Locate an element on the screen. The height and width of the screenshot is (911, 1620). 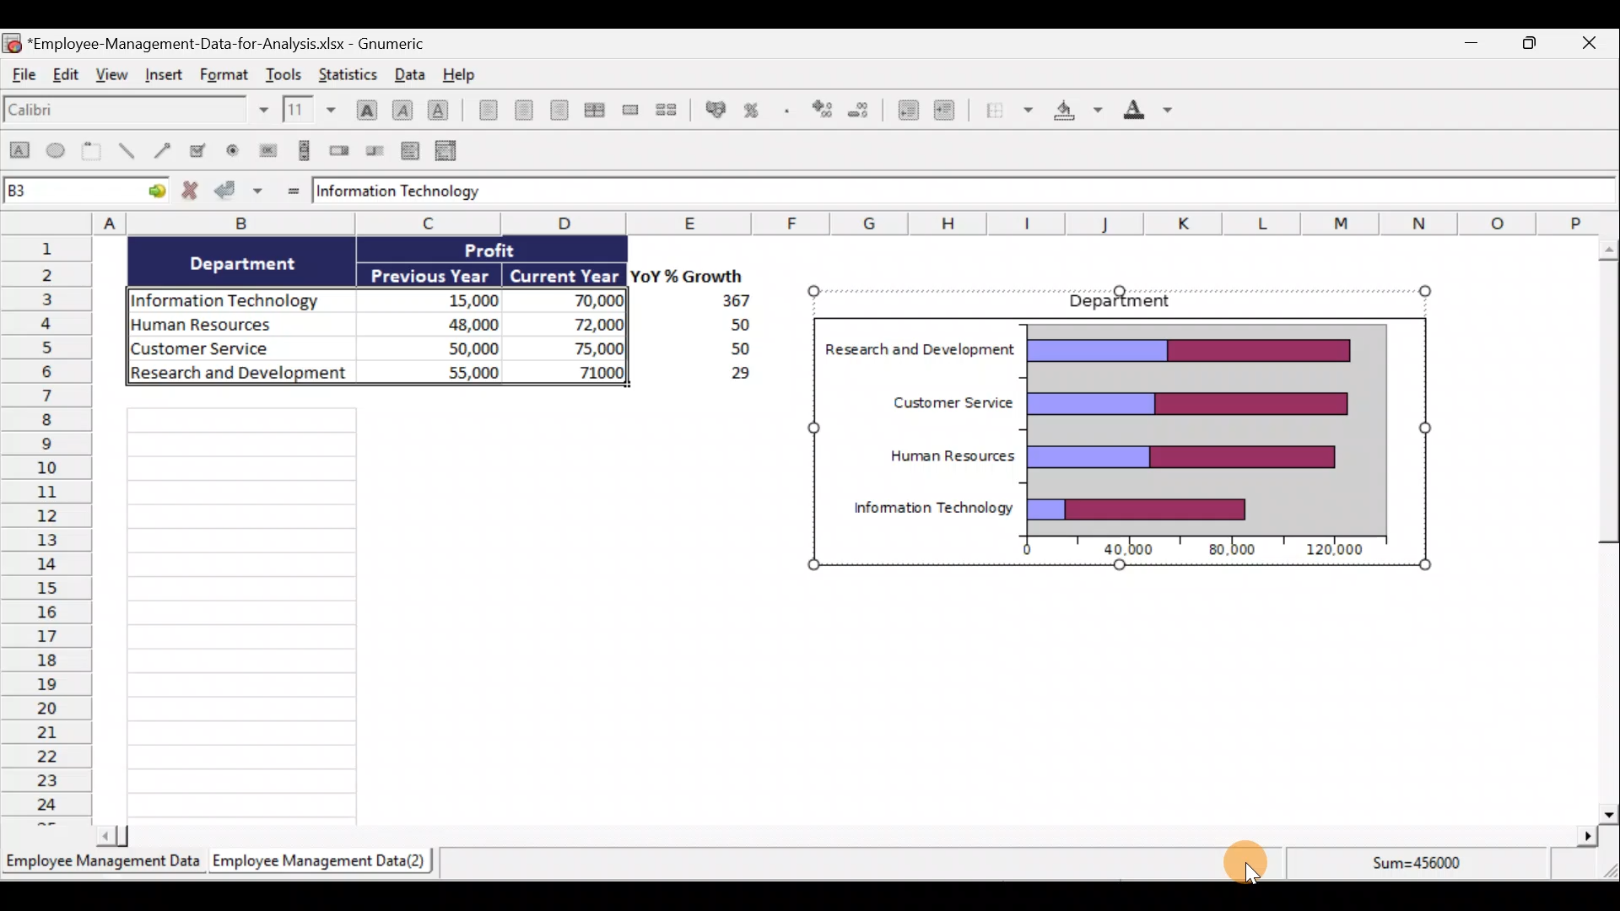
Increase decimals is located at coordinates (823, 107).